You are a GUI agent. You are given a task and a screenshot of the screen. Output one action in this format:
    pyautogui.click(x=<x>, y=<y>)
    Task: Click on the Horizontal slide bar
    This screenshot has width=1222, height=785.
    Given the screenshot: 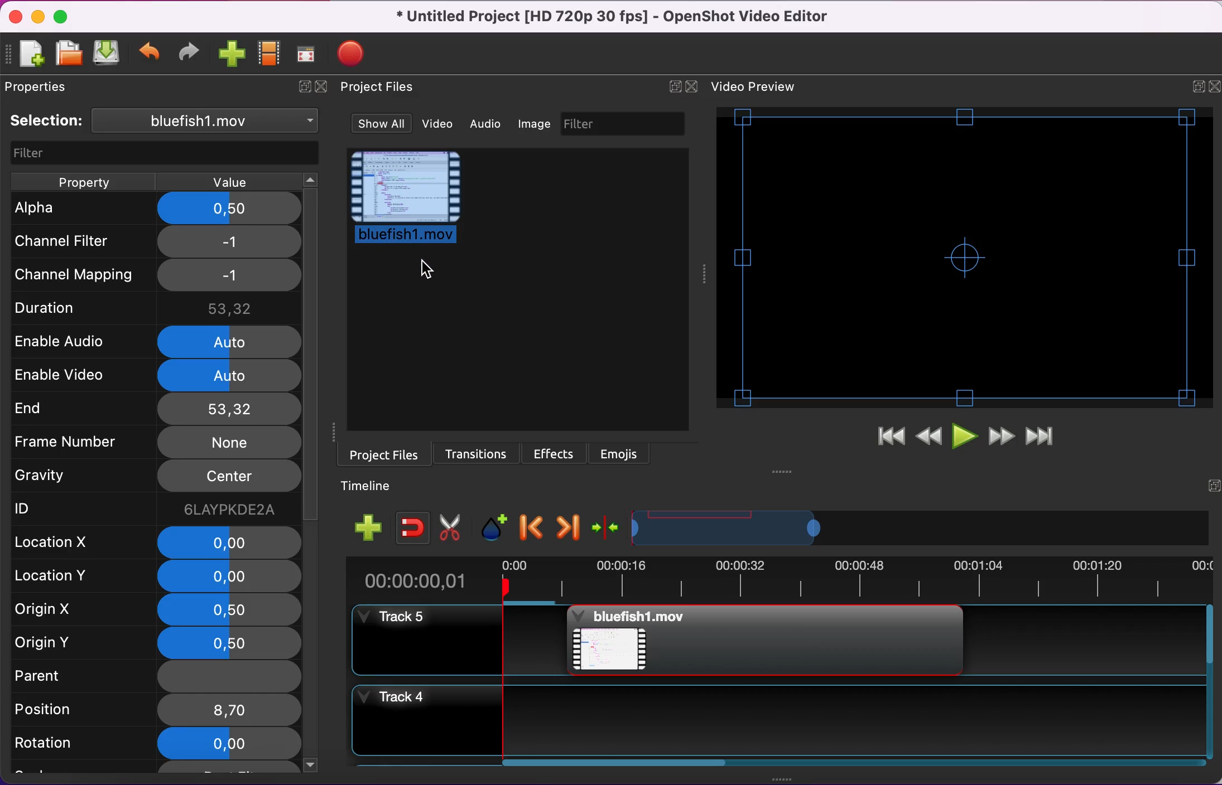 What is the action you would take?
    pyautogui.click(x=851, y=763)
    